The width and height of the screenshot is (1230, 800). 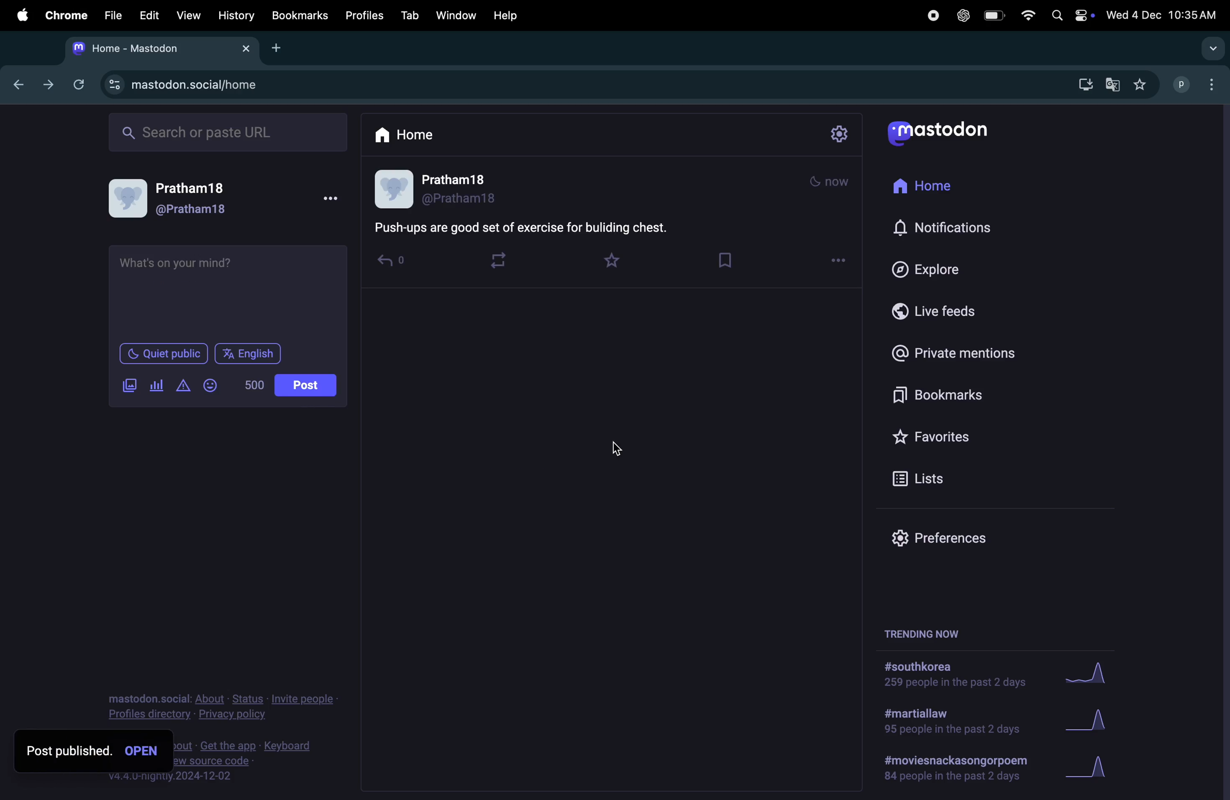 What do you see at coordinates (617, 260) in the screenshot?
I see `favourites` at bounding box center [617, 260].